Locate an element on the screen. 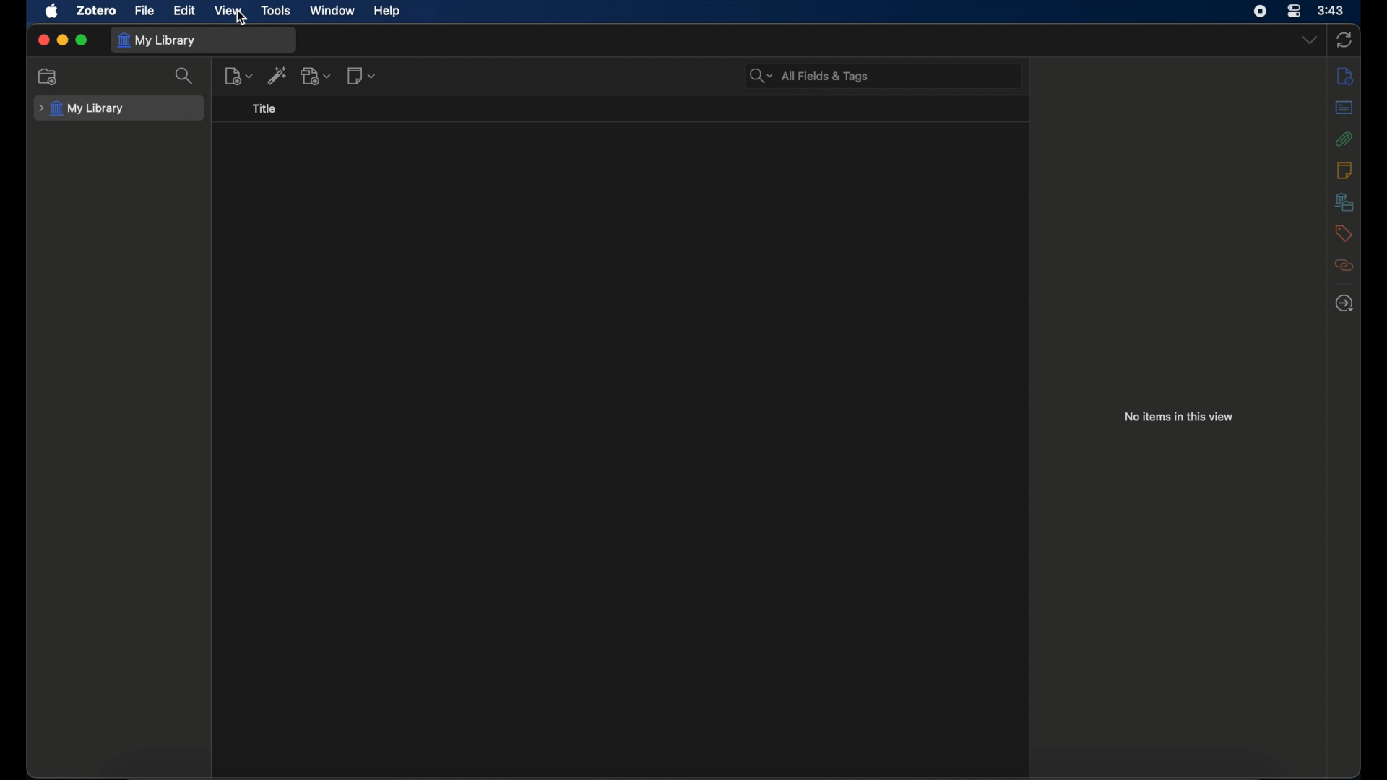  my library is located at coordinates (157, 40).